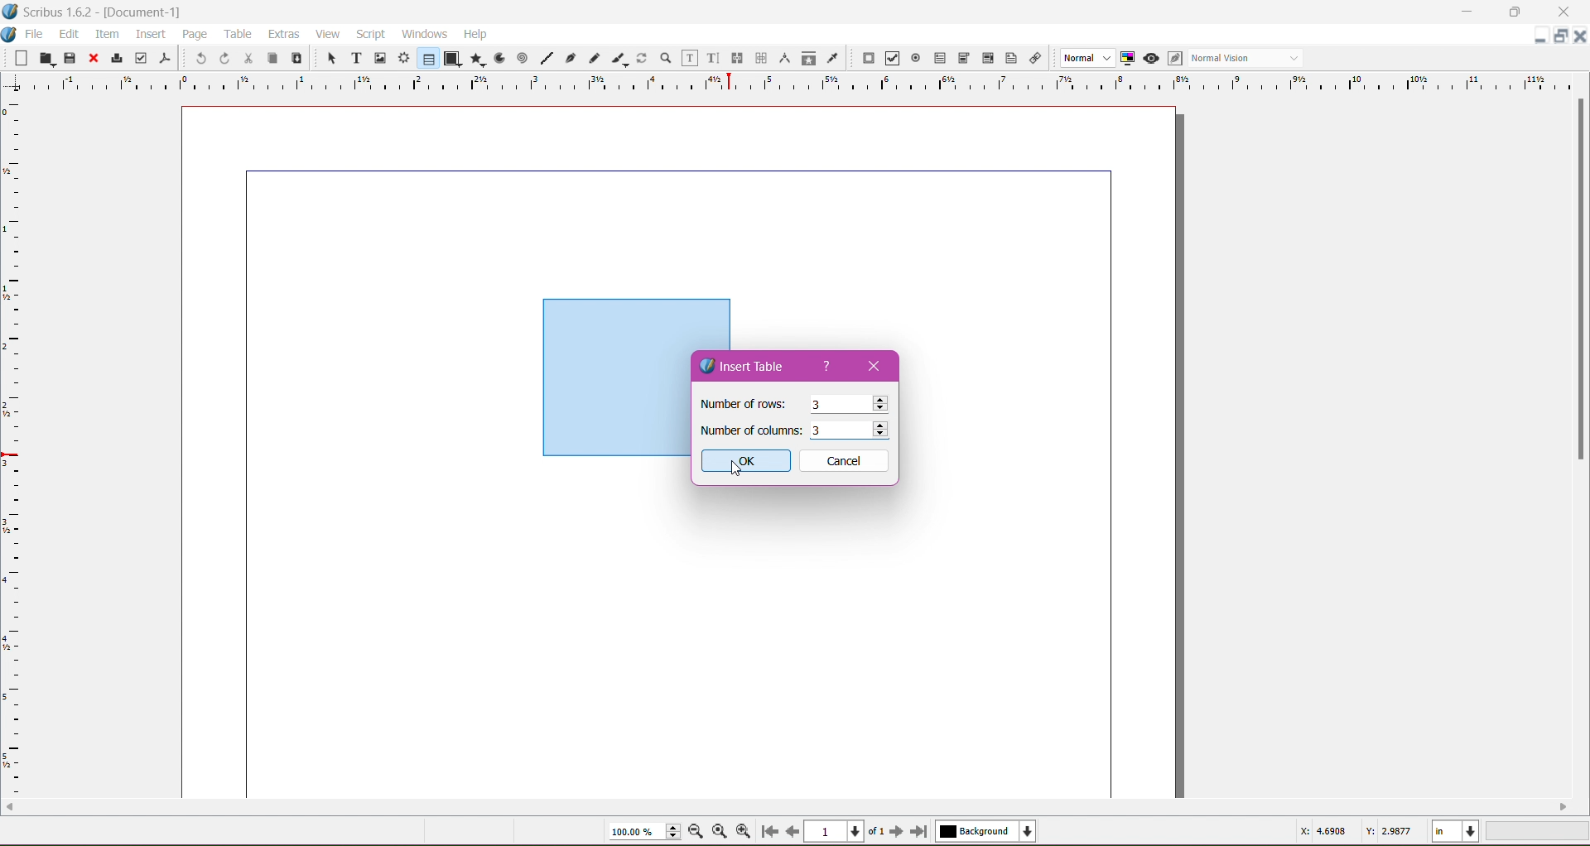 This screenshot has height=846, width=1590. Describe the element at coordinates (544, 59) in the screenshot. I see `Line` at that location.